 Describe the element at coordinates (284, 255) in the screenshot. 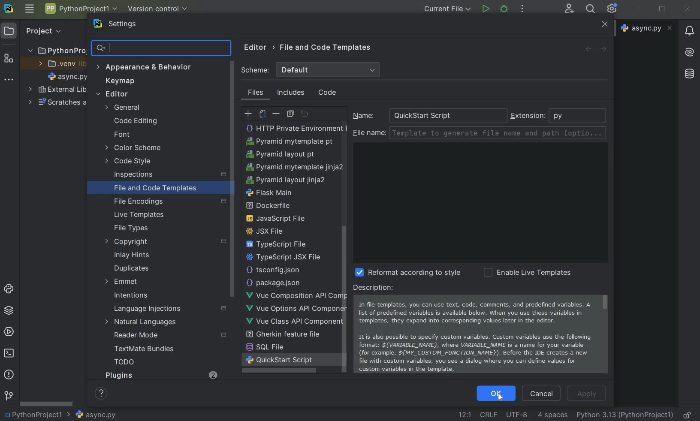

I see `XML Properties File` at that location.